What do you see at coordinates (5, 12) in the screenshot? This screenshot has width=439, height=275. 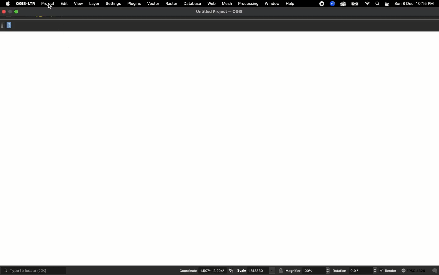 I see `Close` at bounding box center [5, 12].